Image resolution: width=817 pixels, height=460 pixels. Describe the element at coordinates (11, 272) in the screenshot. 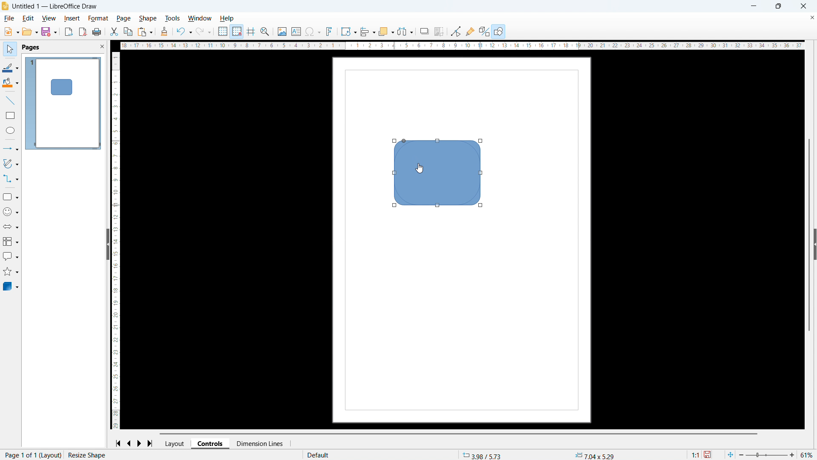

I see `Stars and banners ` at that location.